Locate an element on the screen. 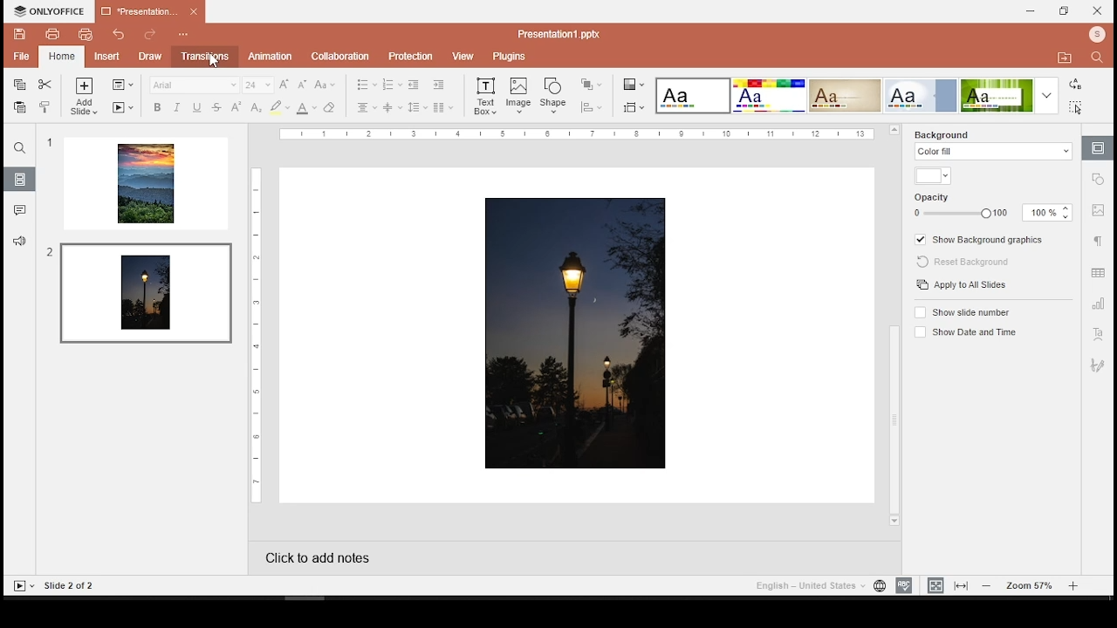  image is located at coordinates (578, 334).